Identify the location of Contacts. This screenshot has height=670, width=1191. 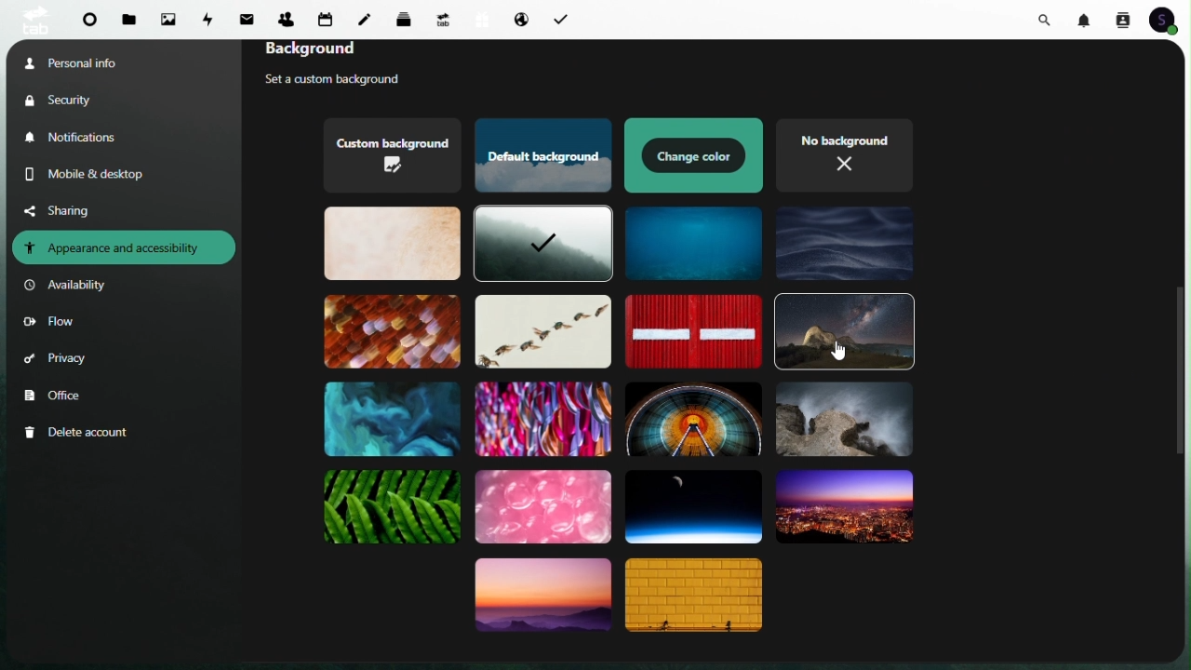
(1122, 19).